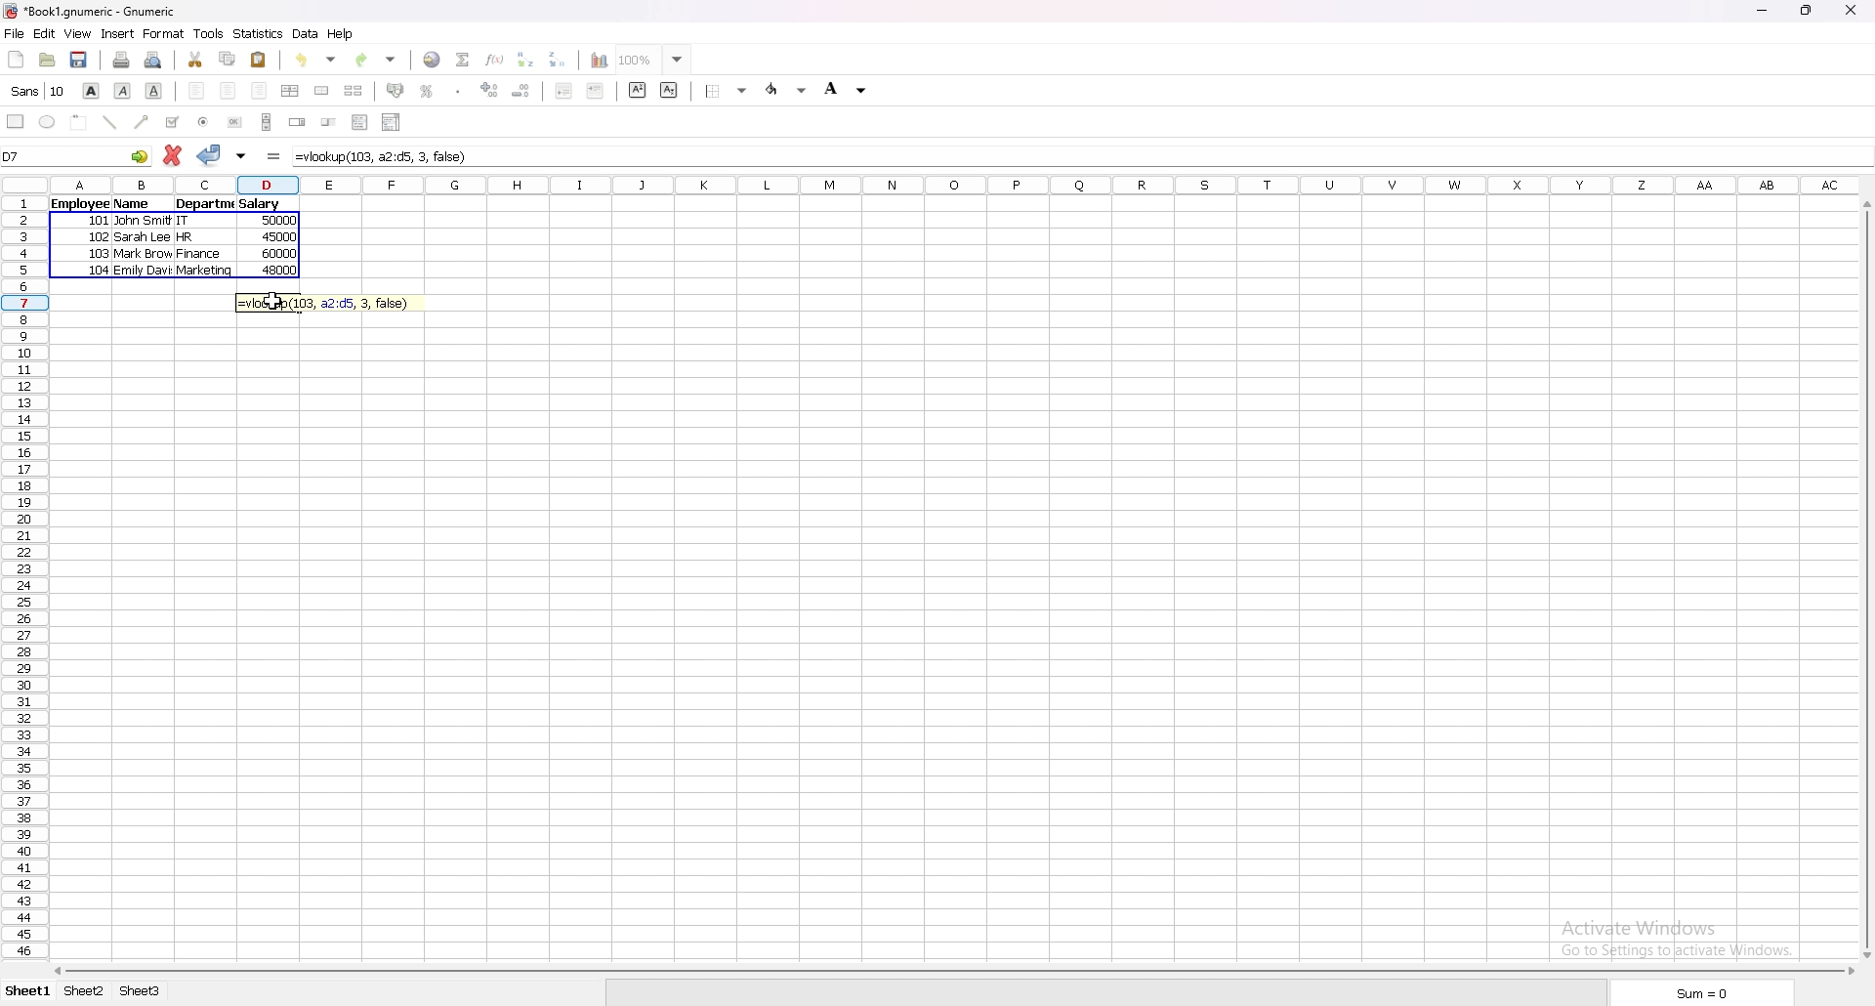 This screenshot has height=1006, width=1875. I want to click on undo, so click(316, 60).